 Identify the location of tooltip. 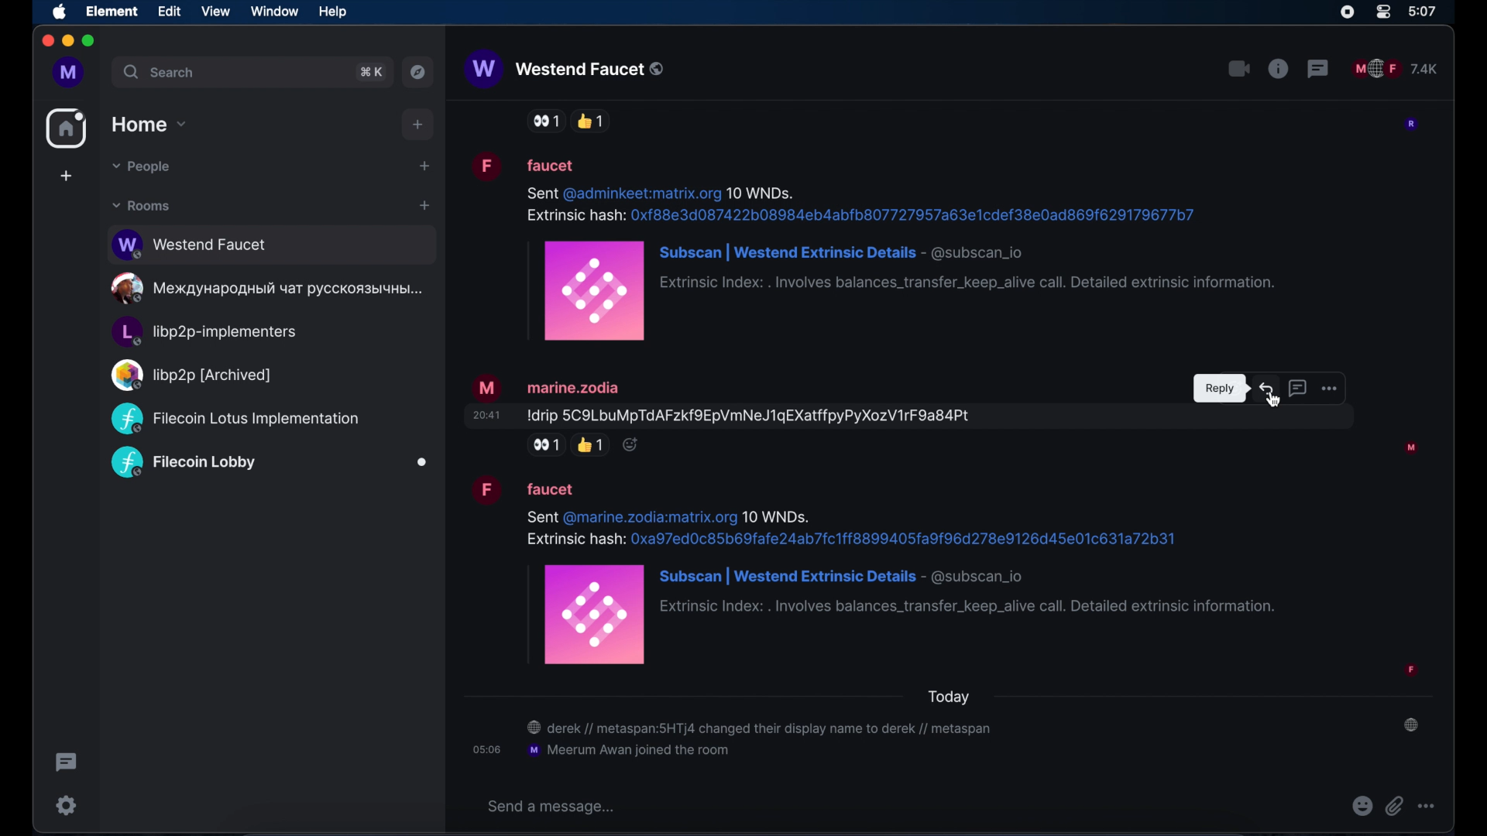
(1219, 389).